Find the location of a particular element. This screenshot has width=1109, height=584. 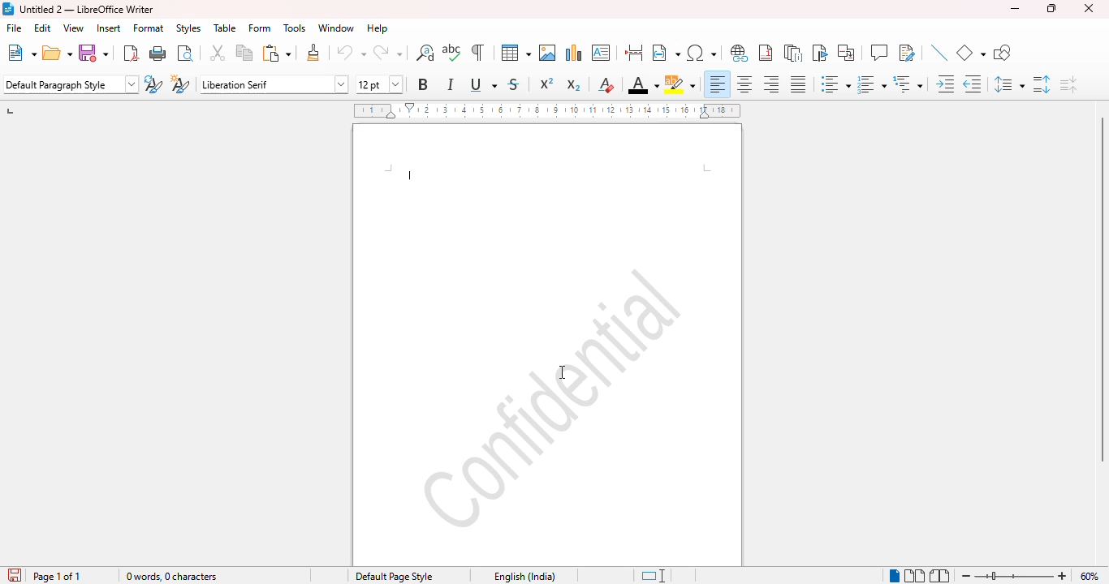

format is located at coordinates (149, 28).